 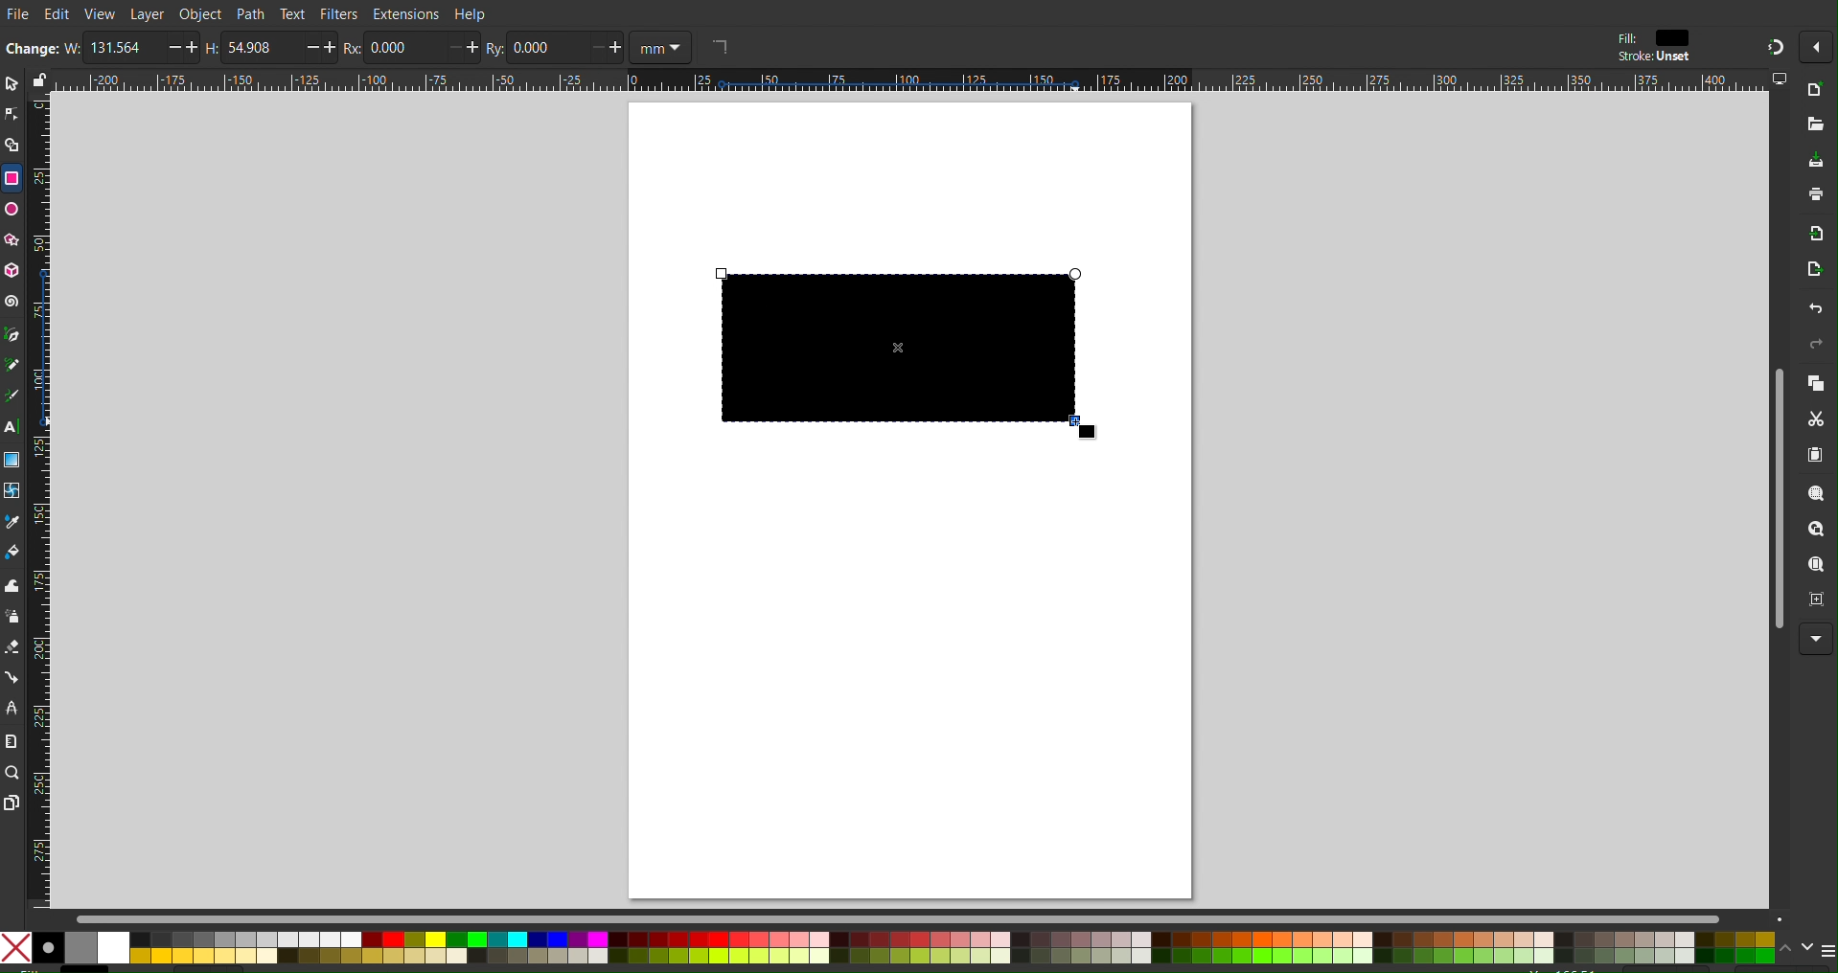 I want to click on Text, so click(x=292, y=14).